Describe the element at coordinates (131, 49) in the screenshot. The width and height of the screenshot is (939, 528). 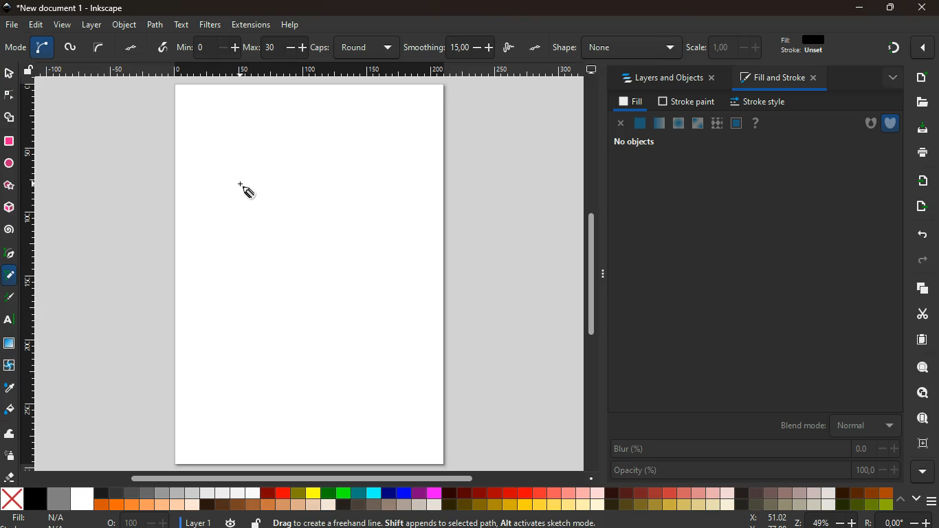
I see `tilt` at that location.